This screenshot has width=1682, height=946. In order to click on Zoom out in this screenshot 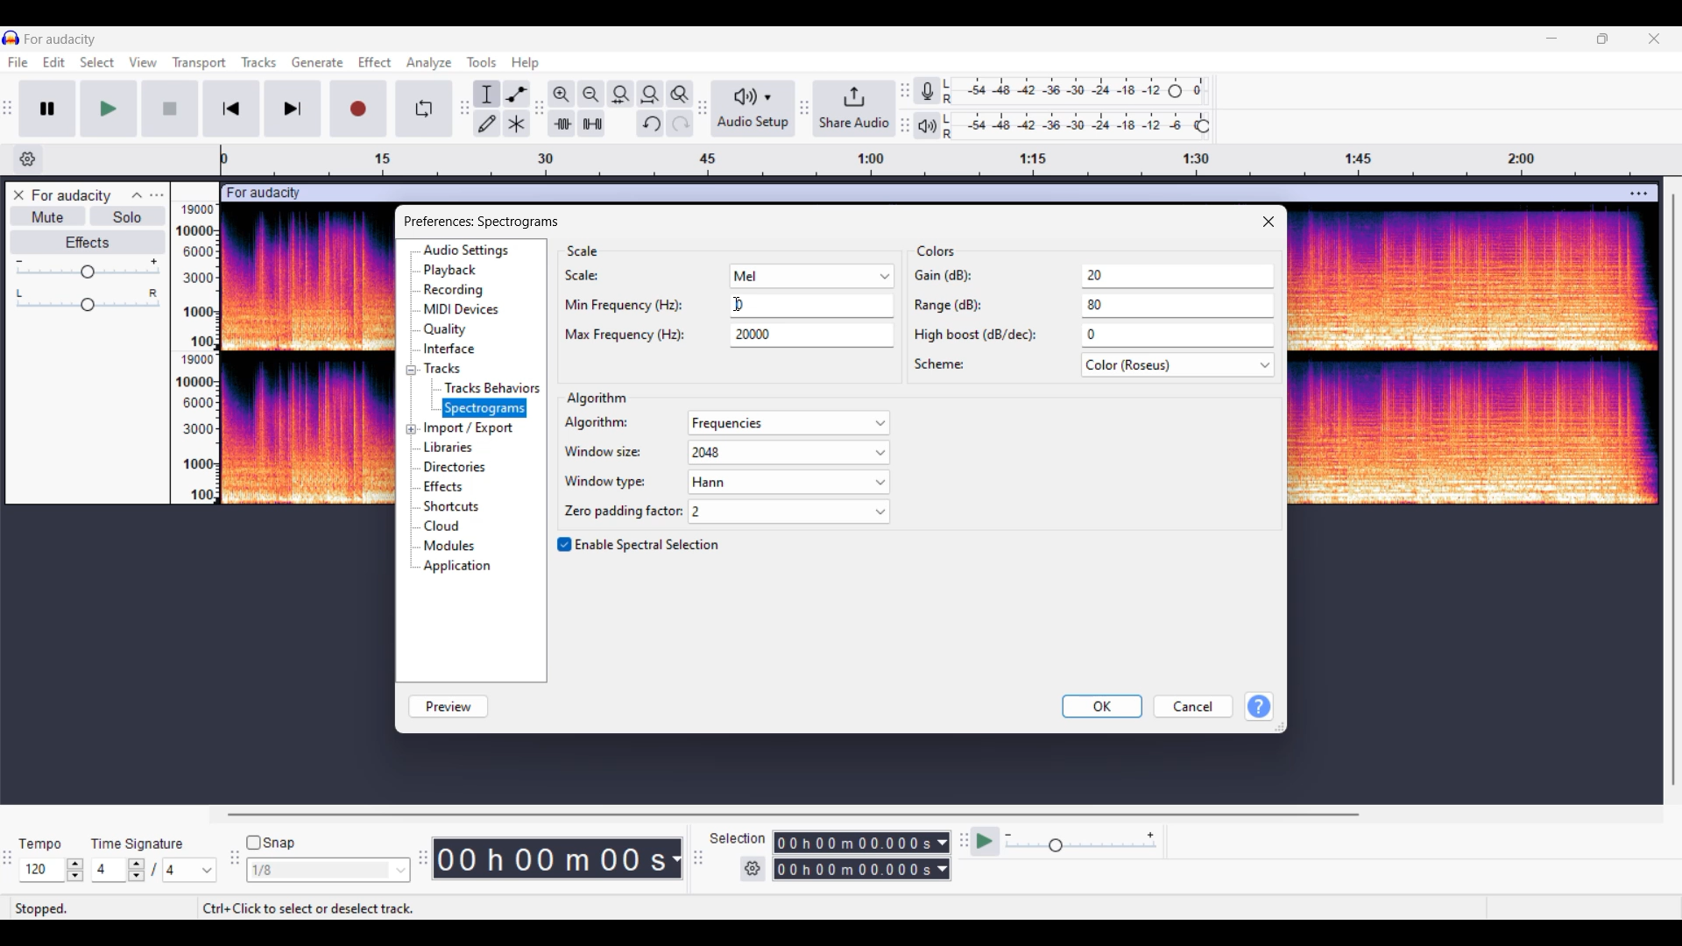, I will do `click(592, 95)`.